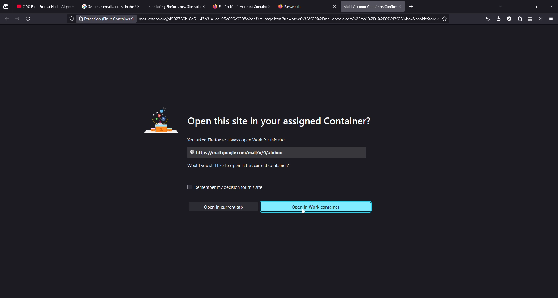  What do you see at coordinates (552, 6) in the screenshot?
I see `close` at bounding box center [552, 6].